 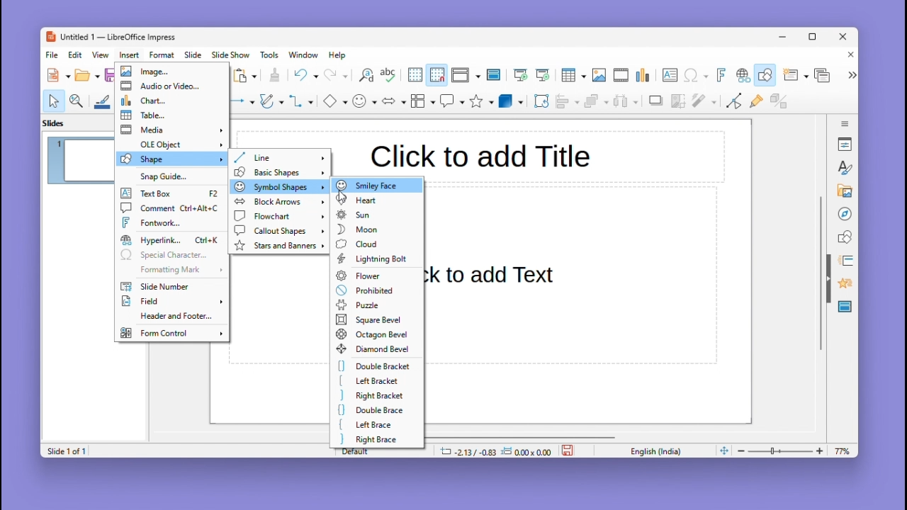 What do you see at coordinates (103, 99) in the screenshot?
I see `Brush` at bounding box center [103, 99].